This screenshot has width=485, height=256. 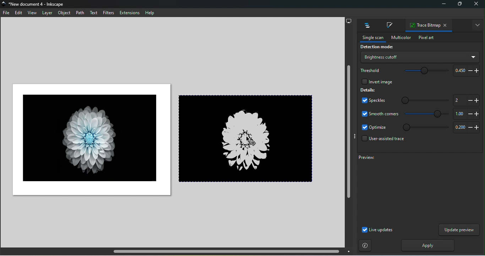 What do you see at coordinates (150, 13) in the screenshot?
I see `Help` at bounding box center [150, 13].